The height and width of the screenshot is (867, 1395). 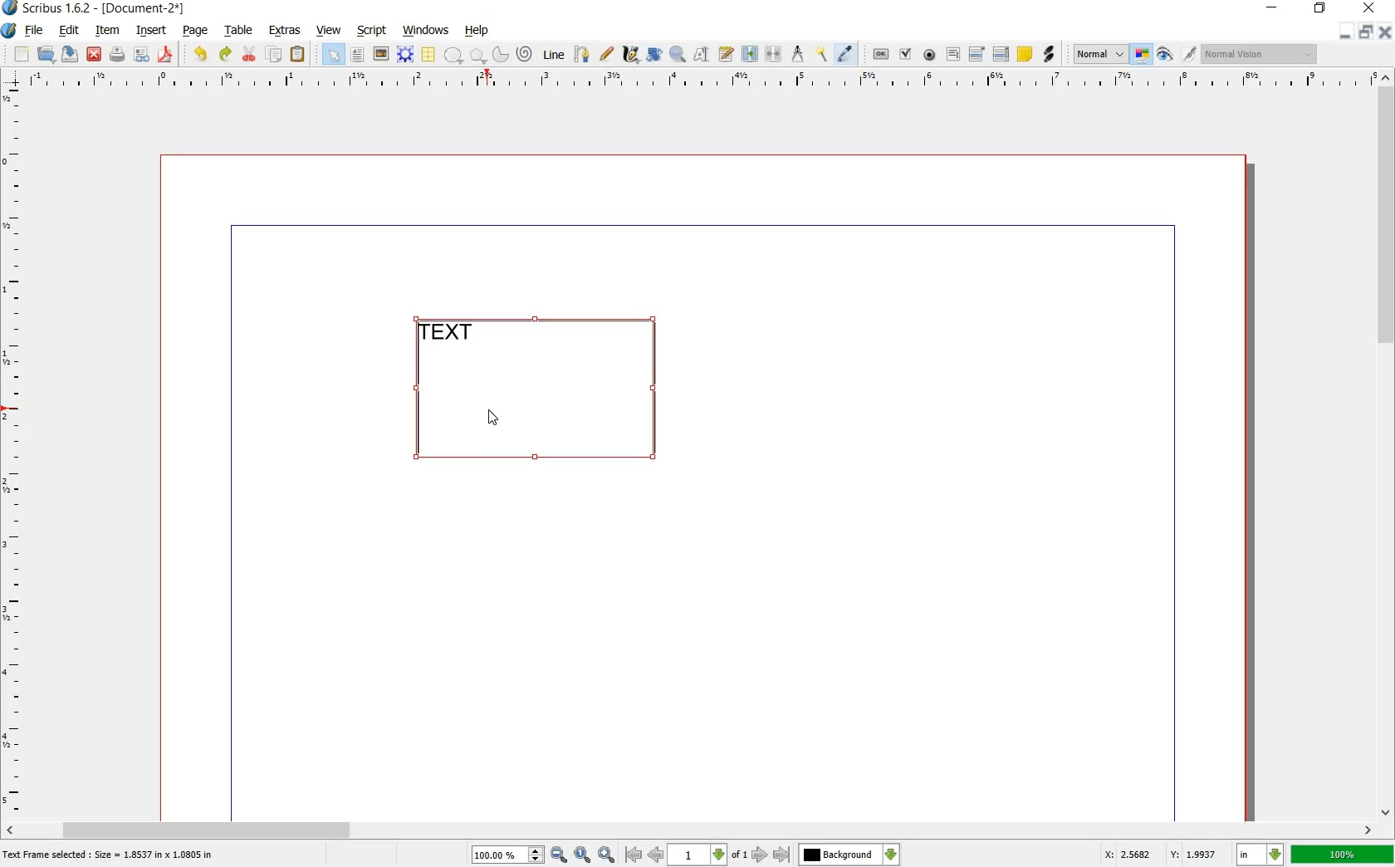 I want to click on undo, so click(x=203, y=55).